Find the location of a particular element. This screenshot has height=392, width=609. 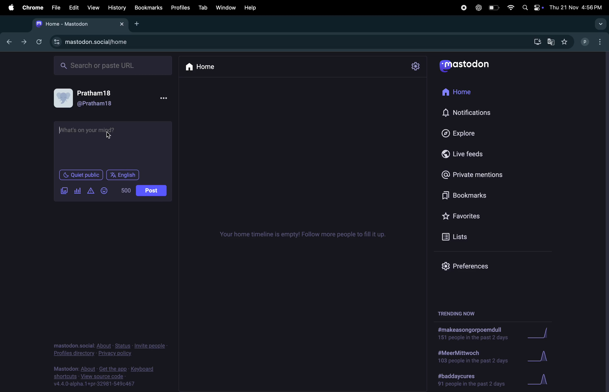

graph is located at coordinates (538, 356).